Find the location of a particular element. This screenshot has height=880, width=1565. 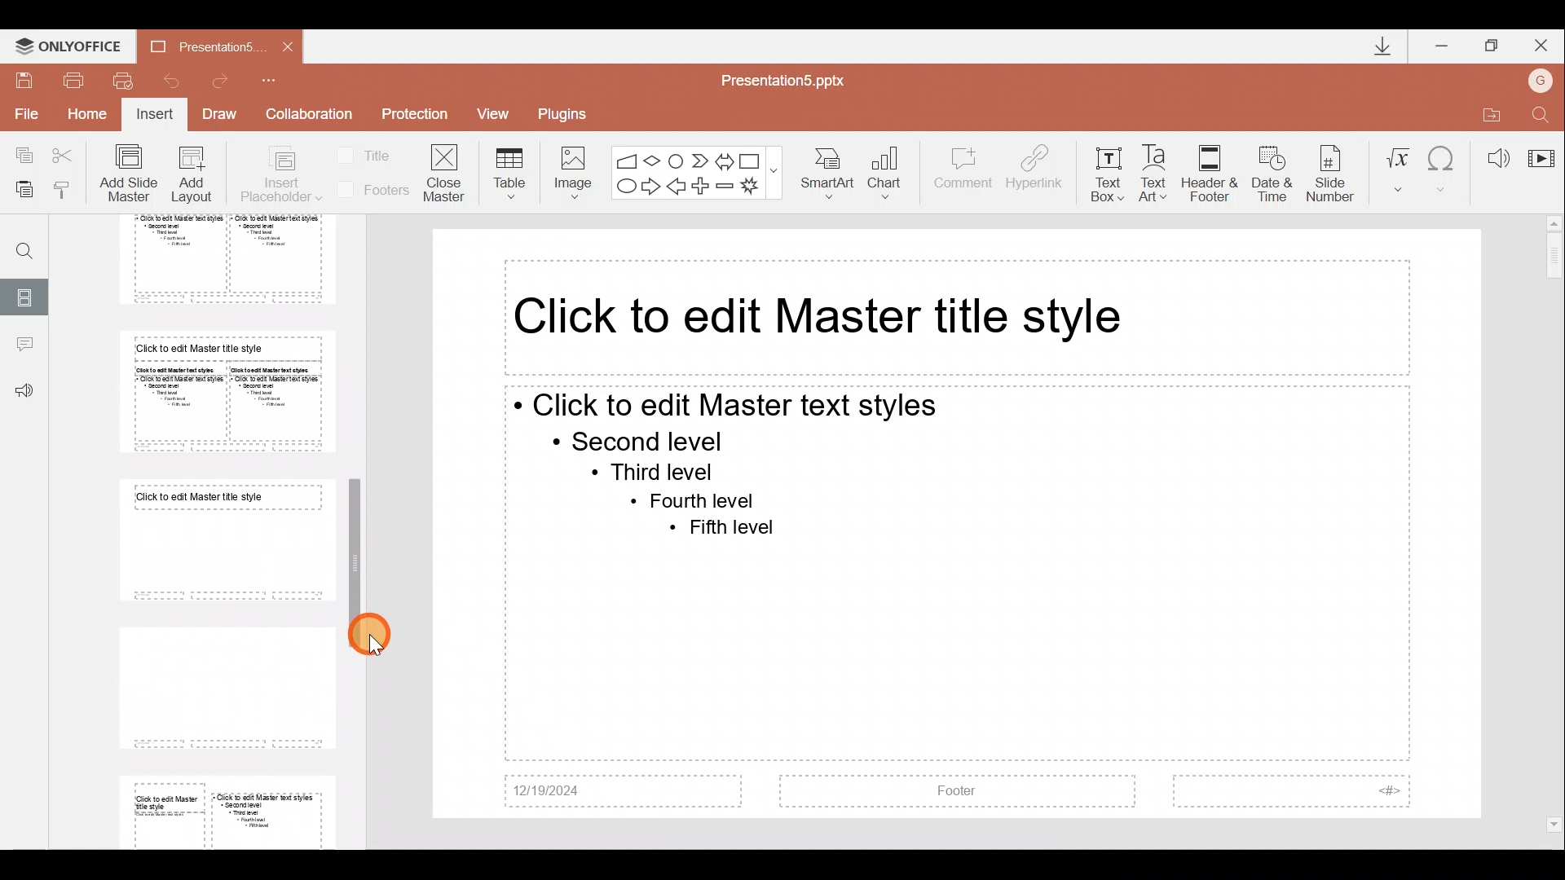

Insert placeholder is located at coordinates (280, 175).